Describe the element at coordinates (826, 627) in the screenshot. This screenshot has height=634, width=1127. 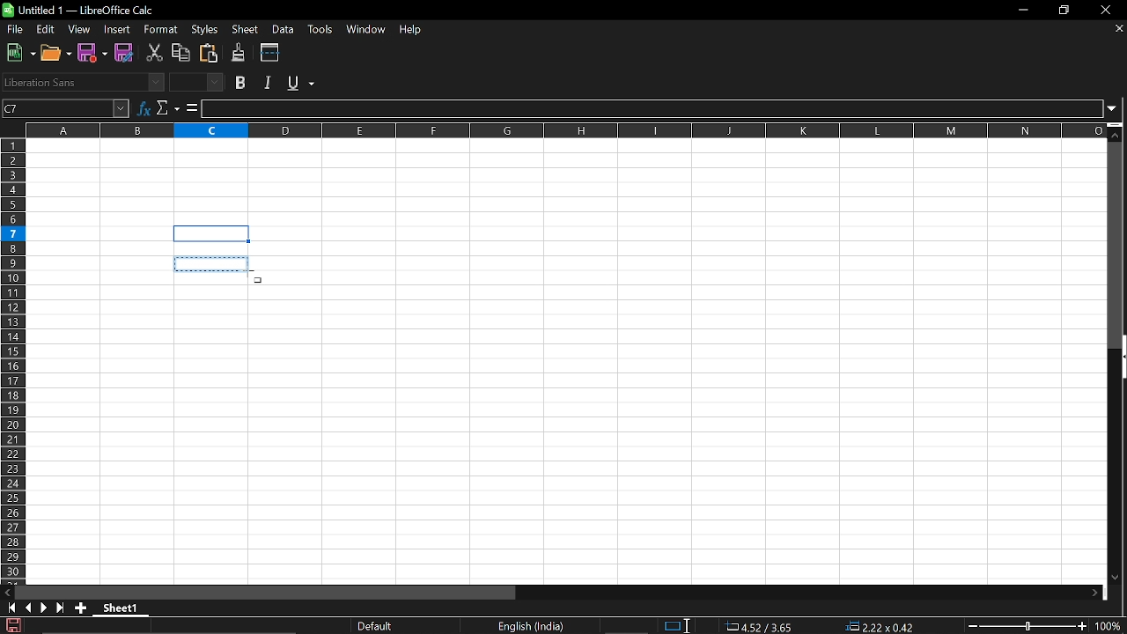
I see `Formula standard selection` at that location.